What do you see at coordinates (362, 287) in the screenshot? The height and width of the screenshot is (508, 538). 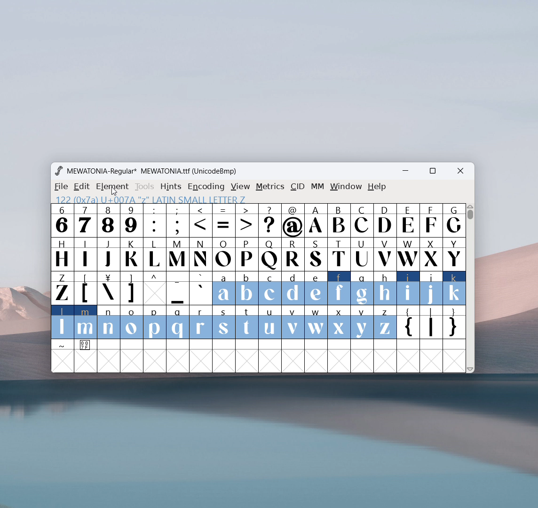 I see `g` at bounding box center [362, 287].